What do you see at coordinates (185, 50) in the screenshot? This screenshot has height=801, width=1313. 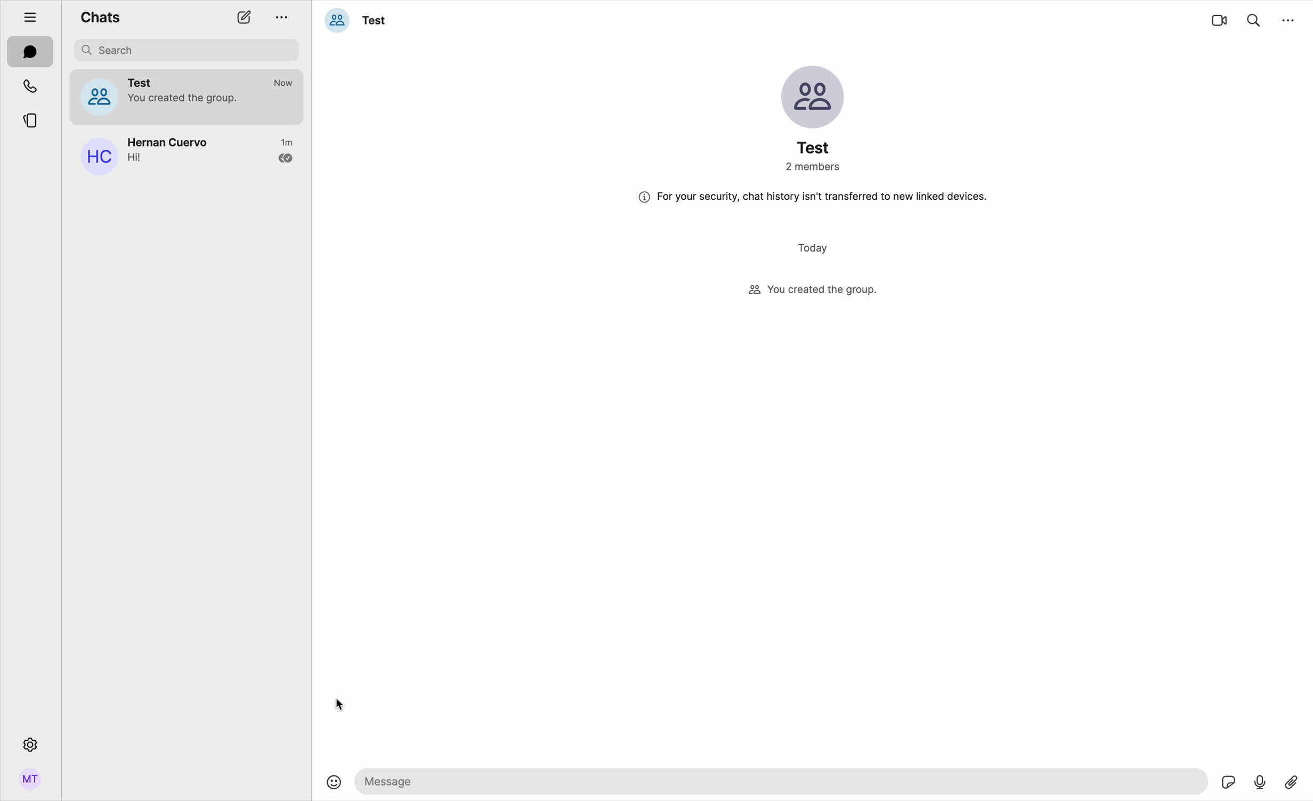 I see `search bar` at bounding box center [185, 50].